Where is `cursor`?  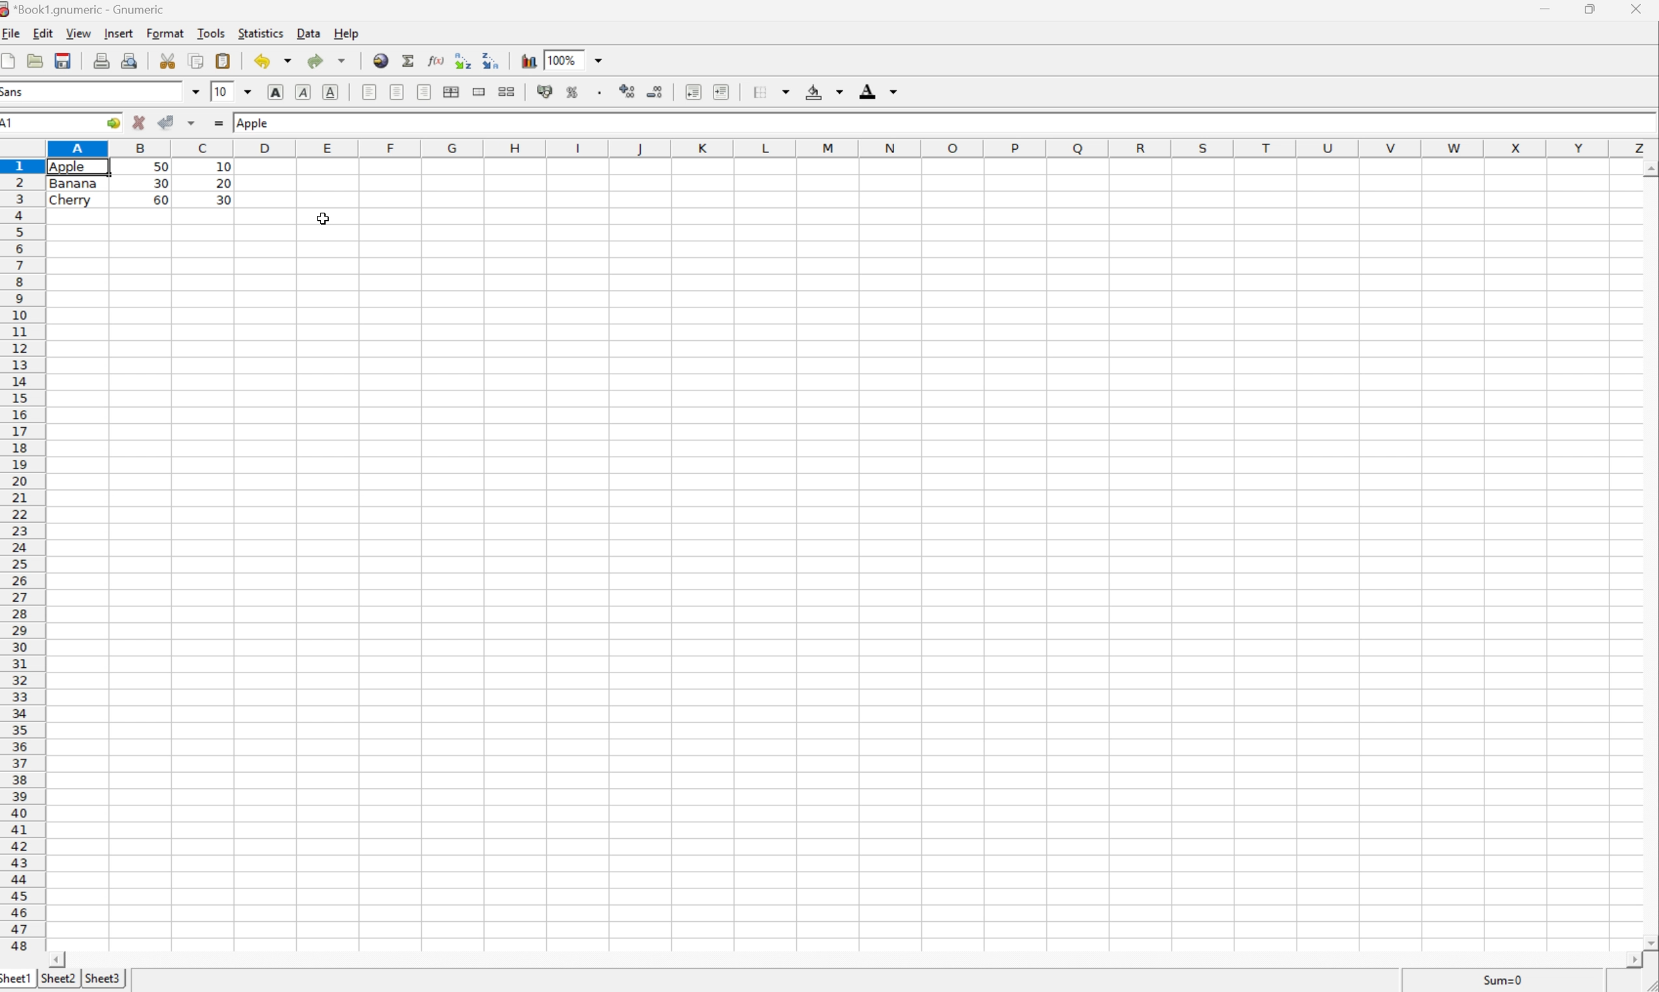
cursor is located at coordinates (327, 218).